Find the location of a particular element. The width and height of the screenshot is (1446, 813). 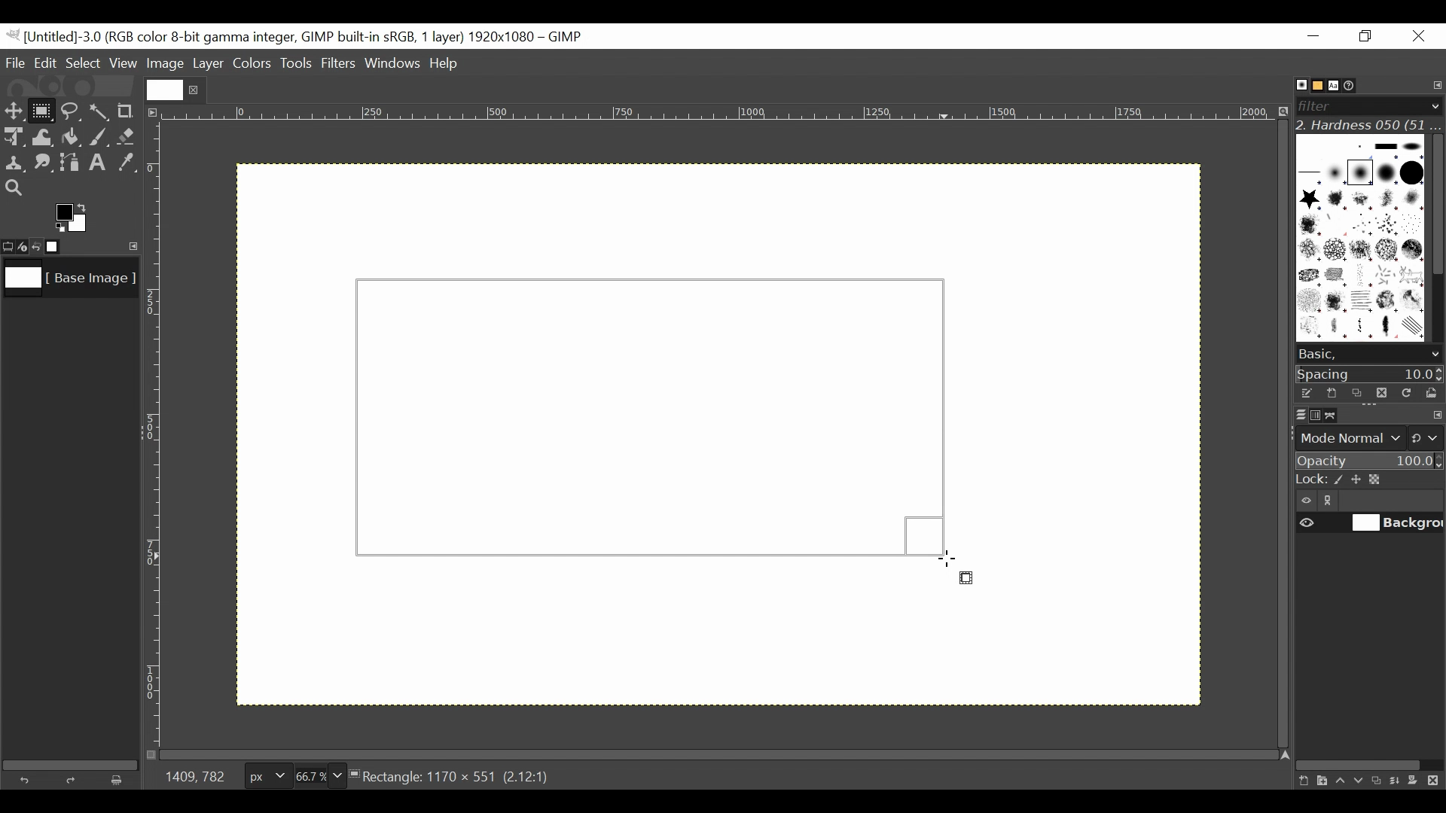

Path tool is located at coordinates (72, 163).